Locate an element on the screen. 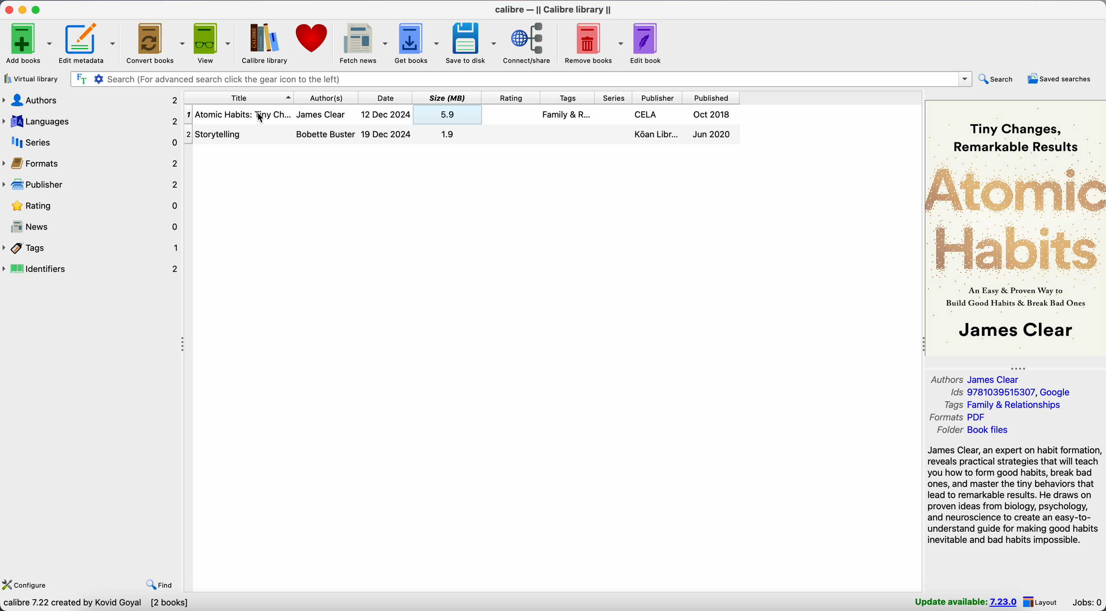 The width and height of the screenshot is (1106, 611). Add books is located at coordinates (27, 43).